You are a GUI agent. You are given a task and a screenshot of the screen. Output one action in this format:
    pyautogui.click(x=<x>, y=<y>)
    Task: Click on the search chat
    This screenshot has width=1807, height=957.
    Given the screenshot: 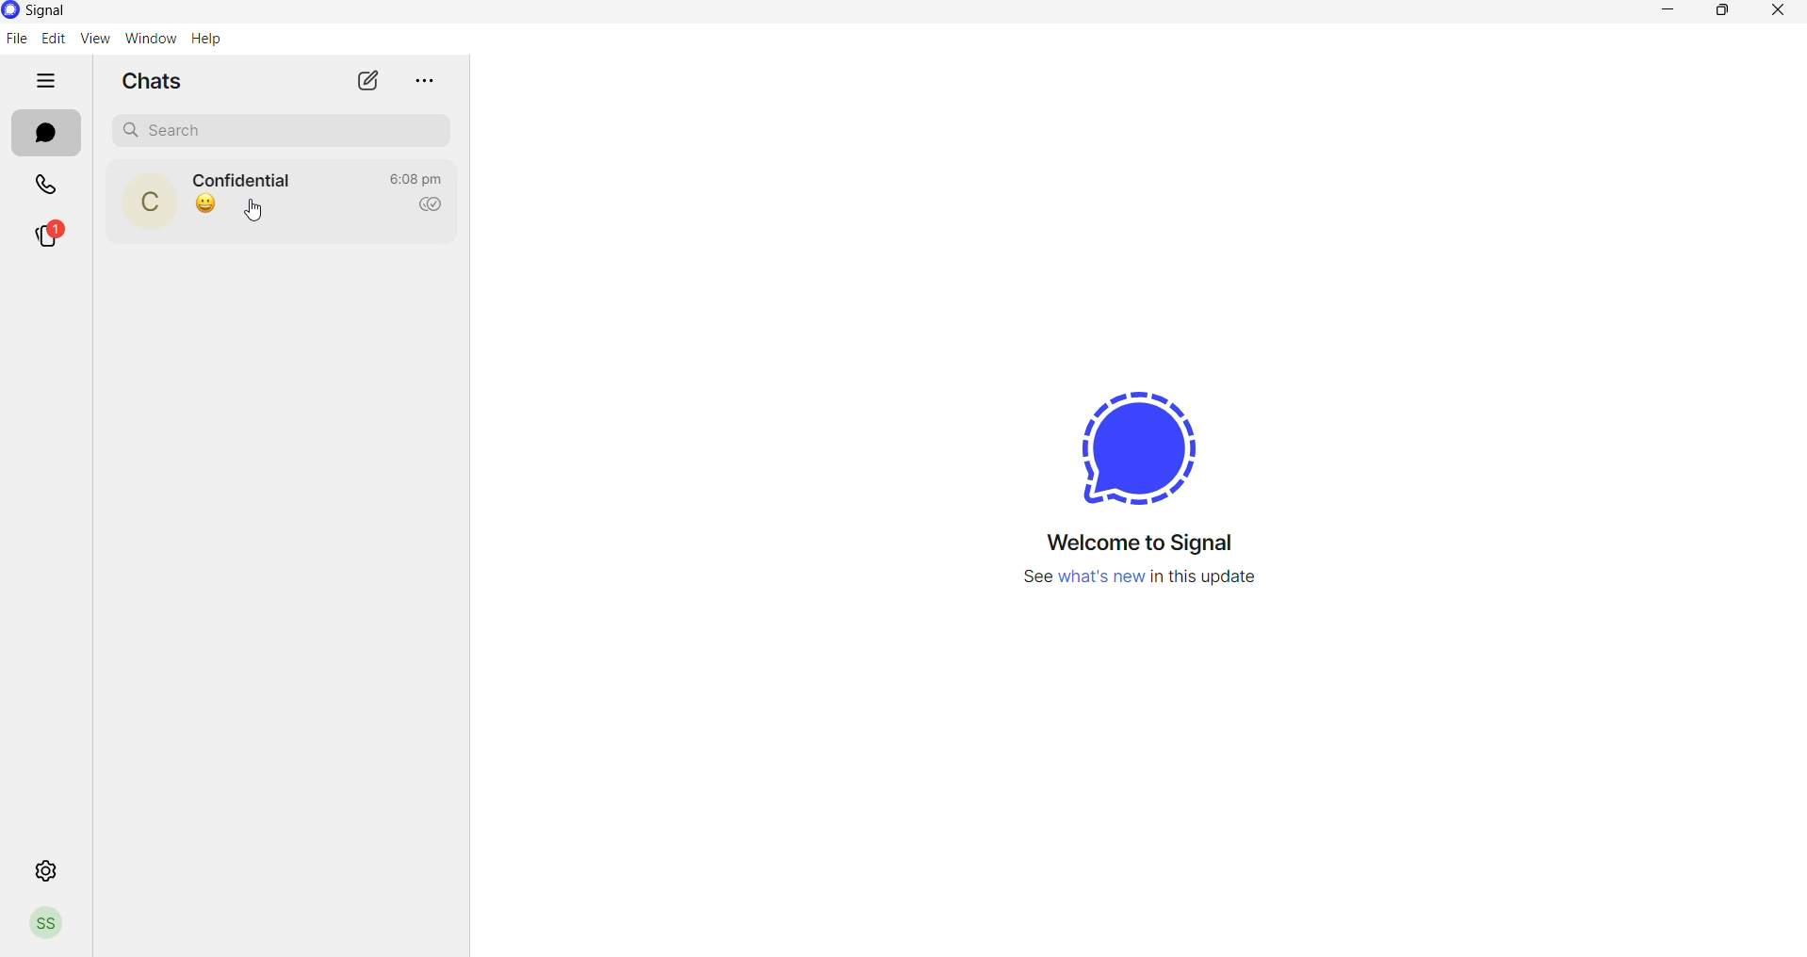 What is the action you would take?
    pyautogui.click(x=281, y=129)
    